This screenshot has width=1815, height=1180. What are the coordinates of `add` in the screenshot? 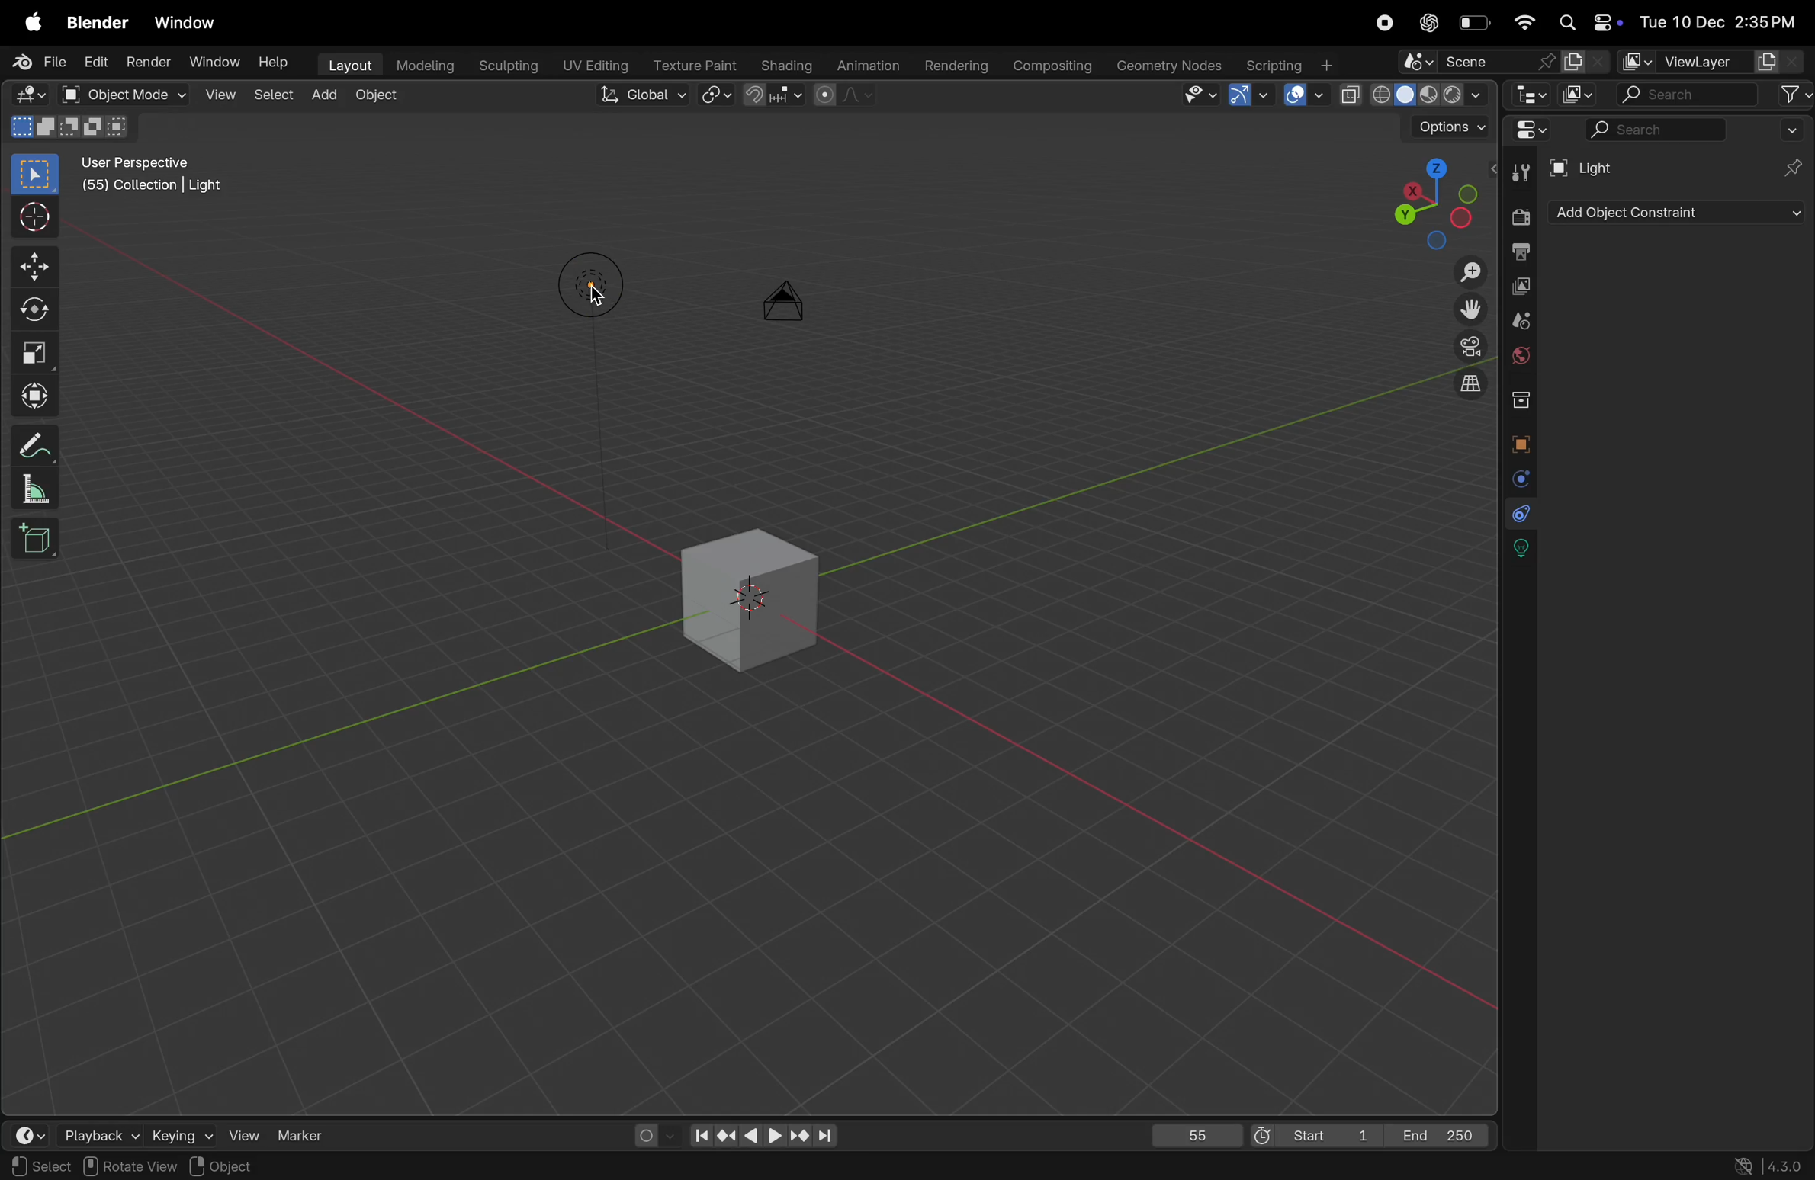 It's located at (327, 97).